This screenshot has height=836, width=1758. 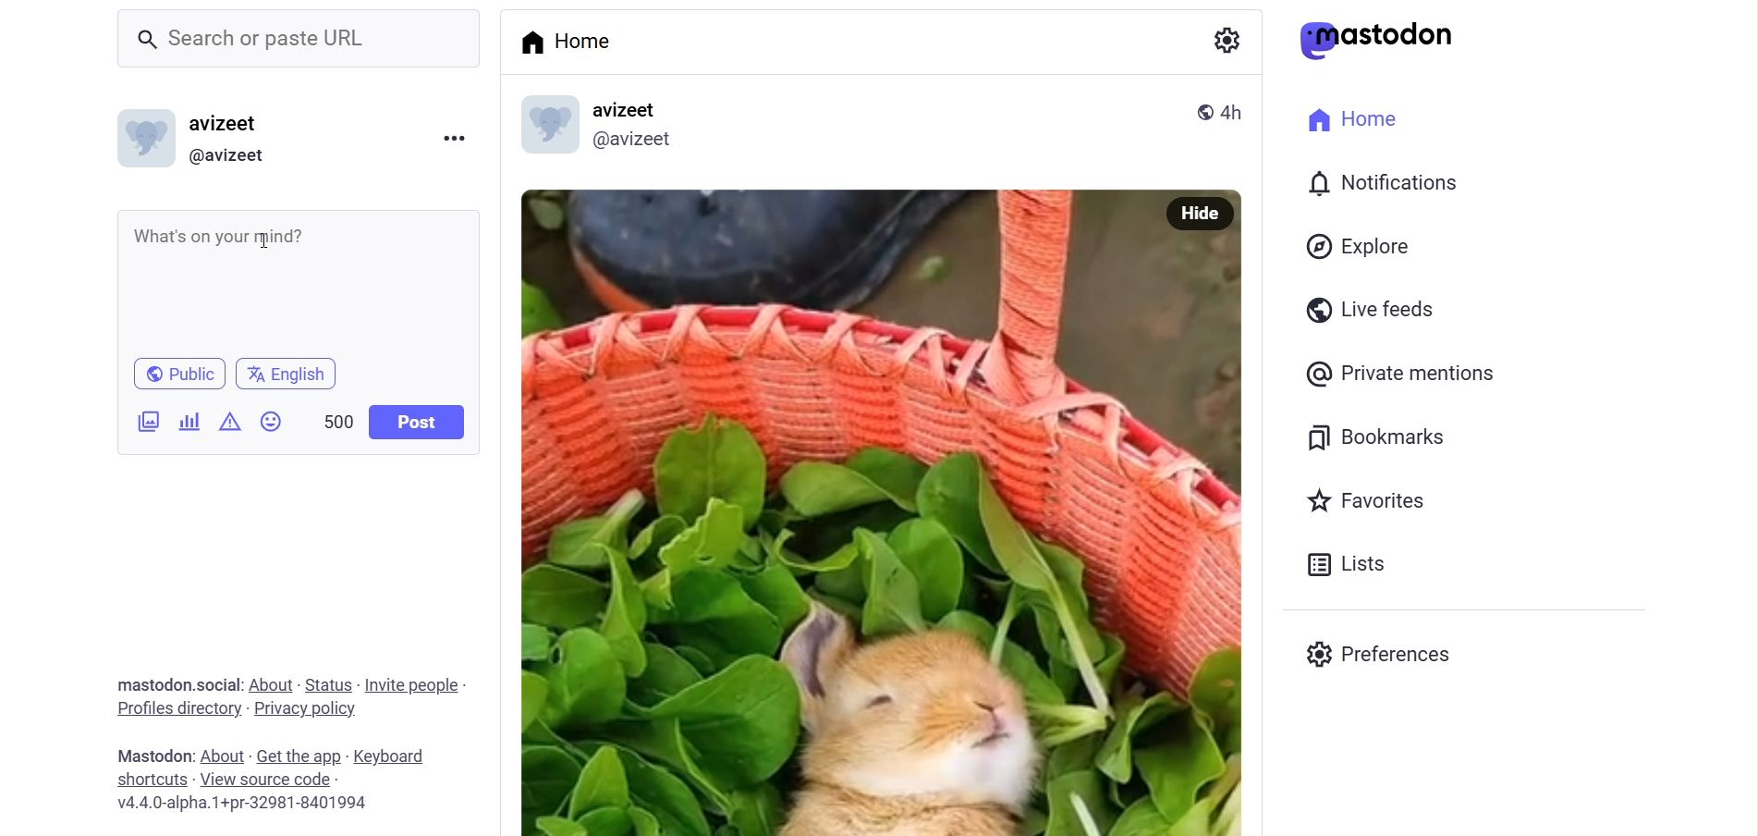 I want to click on Image Poted, so click(x=840, y=513).